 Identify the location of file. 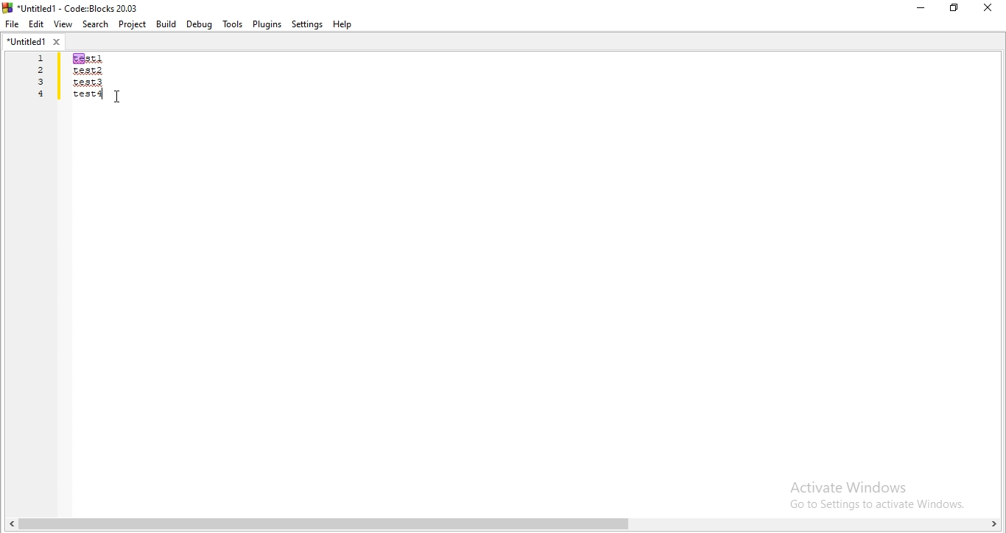
(12, 23).